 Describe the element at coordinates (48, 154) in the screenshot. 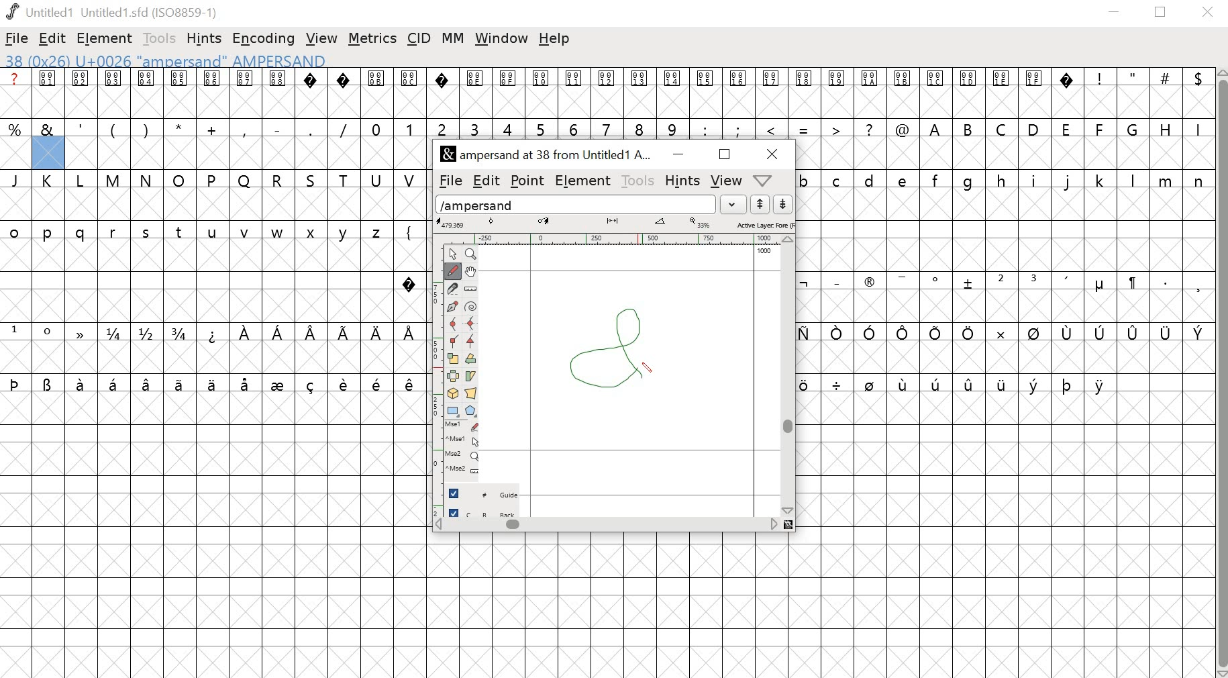

I see `glyphy slot` at that location.